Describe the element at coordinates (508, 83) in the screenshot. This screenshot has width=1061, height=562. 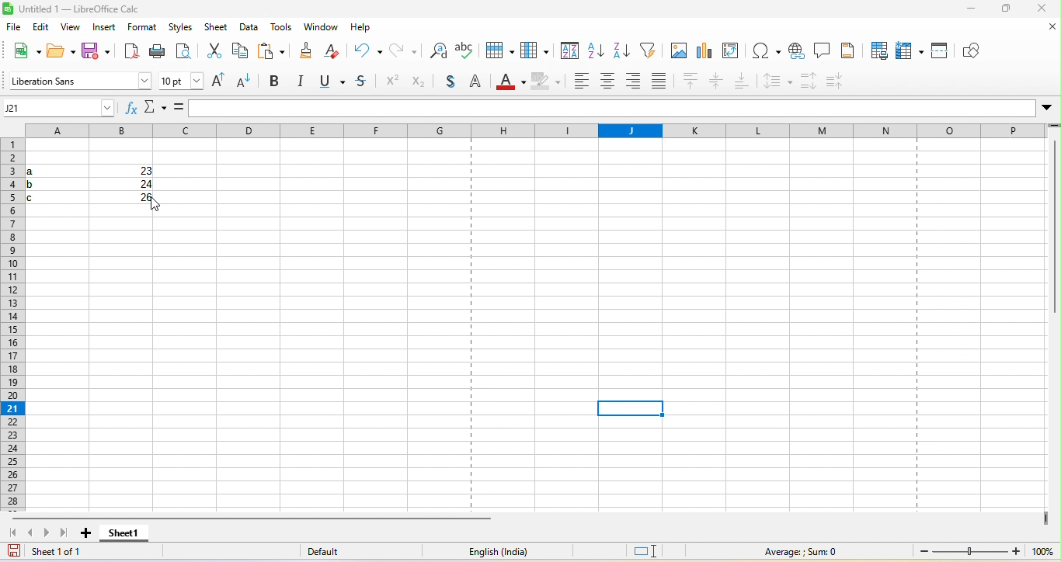
I see `font color` at that location.